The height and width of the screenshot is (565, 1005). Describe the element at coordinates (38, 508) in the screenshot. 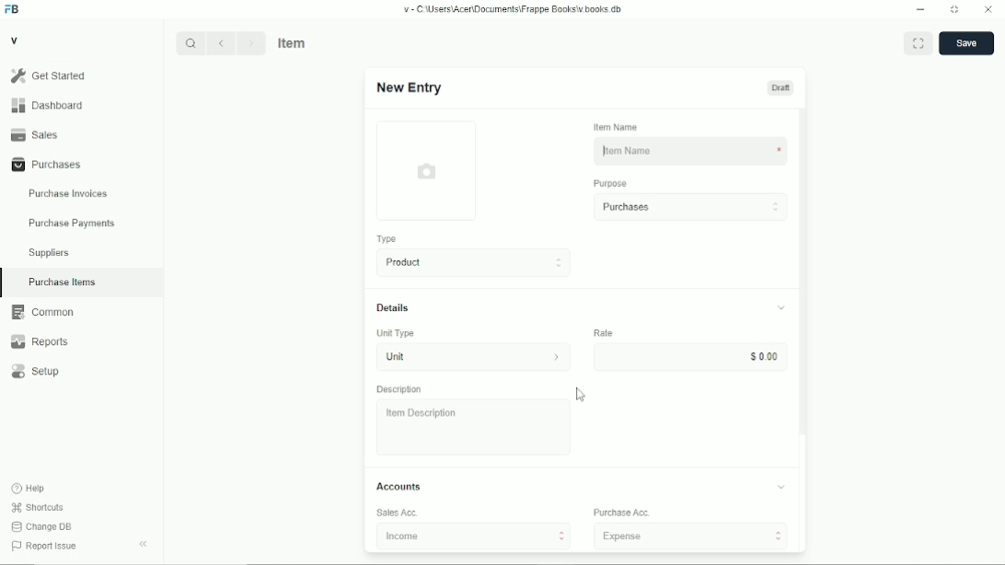

I see `shortcuts` at that location.